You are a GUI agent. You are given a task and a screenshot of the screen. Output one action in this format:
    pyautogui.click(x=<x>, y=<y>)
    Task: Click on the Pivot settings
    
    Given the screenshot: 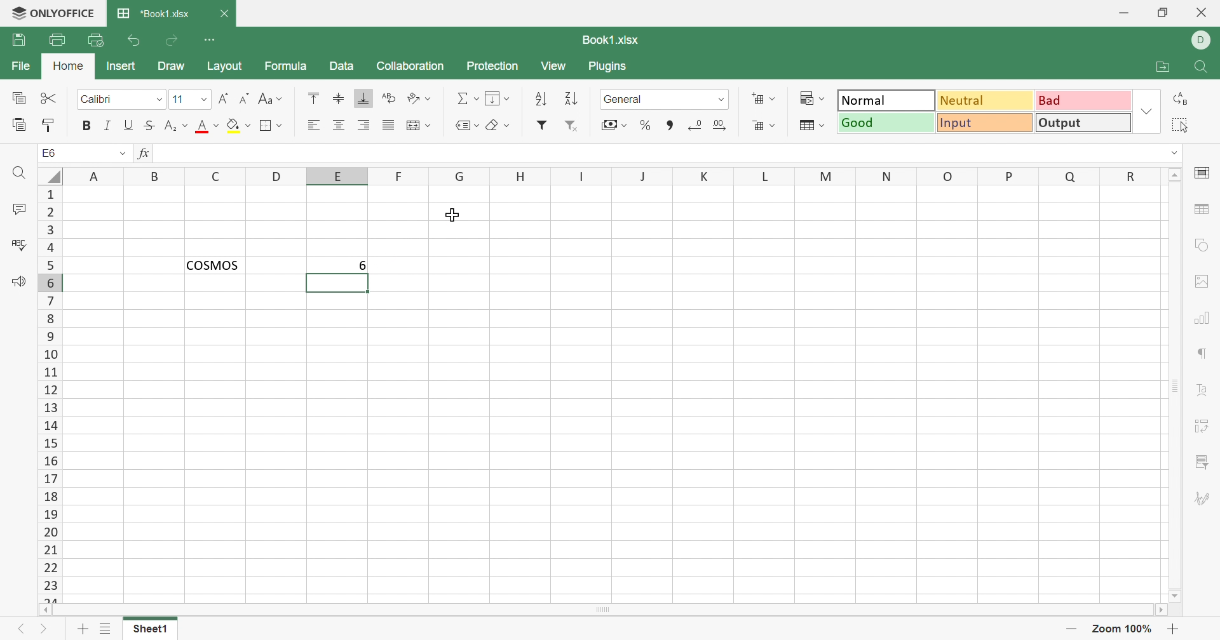 What is the action you would take?
    pyautogui.click(x=1203, y=428)
    